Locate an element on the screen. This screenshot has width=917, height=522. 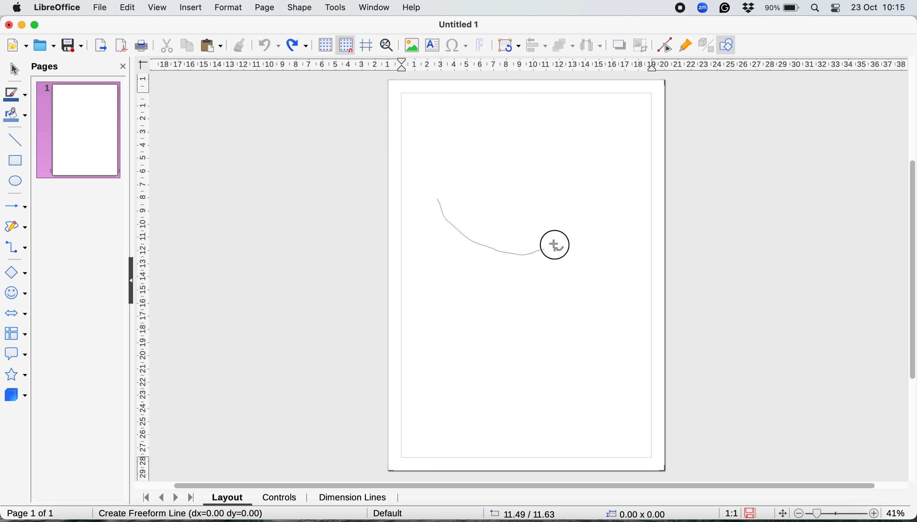
shadow is located at coordinates (620, 46).